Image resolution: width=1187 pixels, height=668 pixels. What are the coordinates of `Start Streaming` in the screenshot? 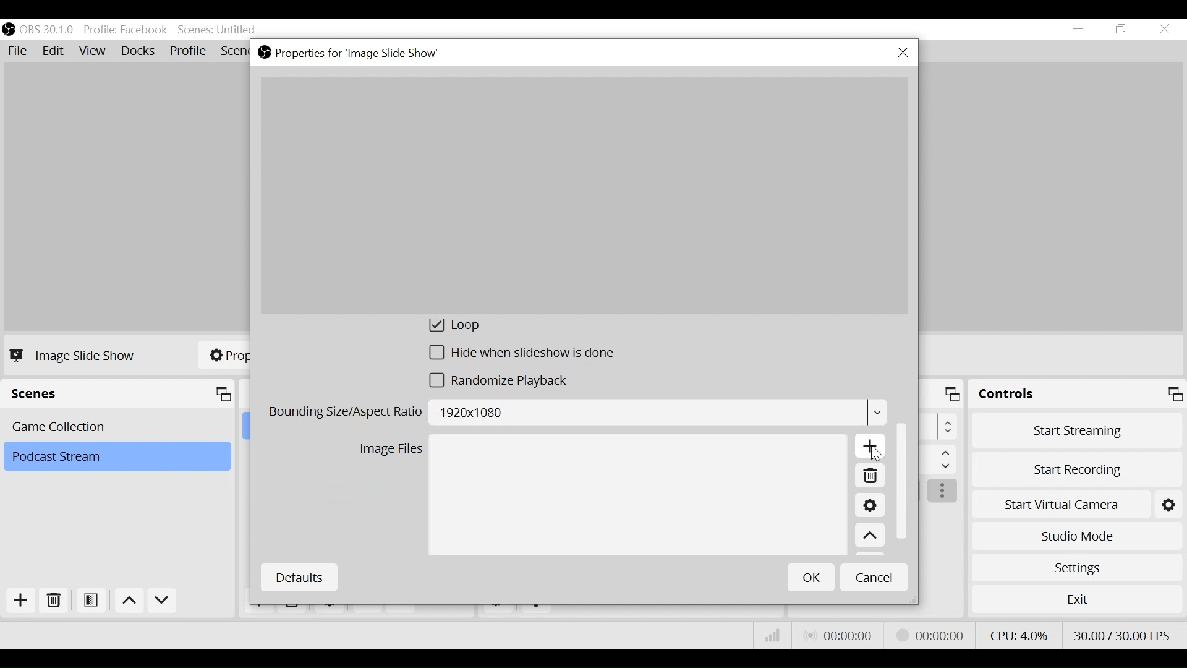 It's located at (1078, 430).